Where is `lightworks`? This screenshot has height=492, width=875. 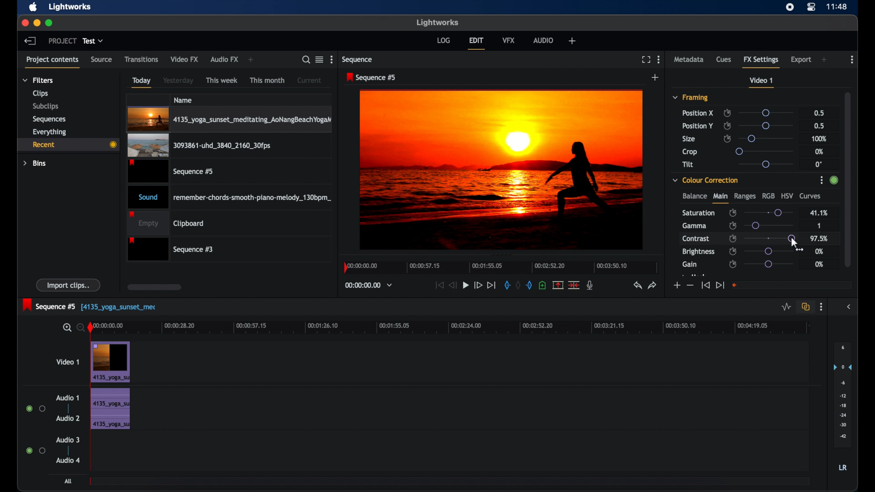
lightworks is located at coordinates (70, 7).